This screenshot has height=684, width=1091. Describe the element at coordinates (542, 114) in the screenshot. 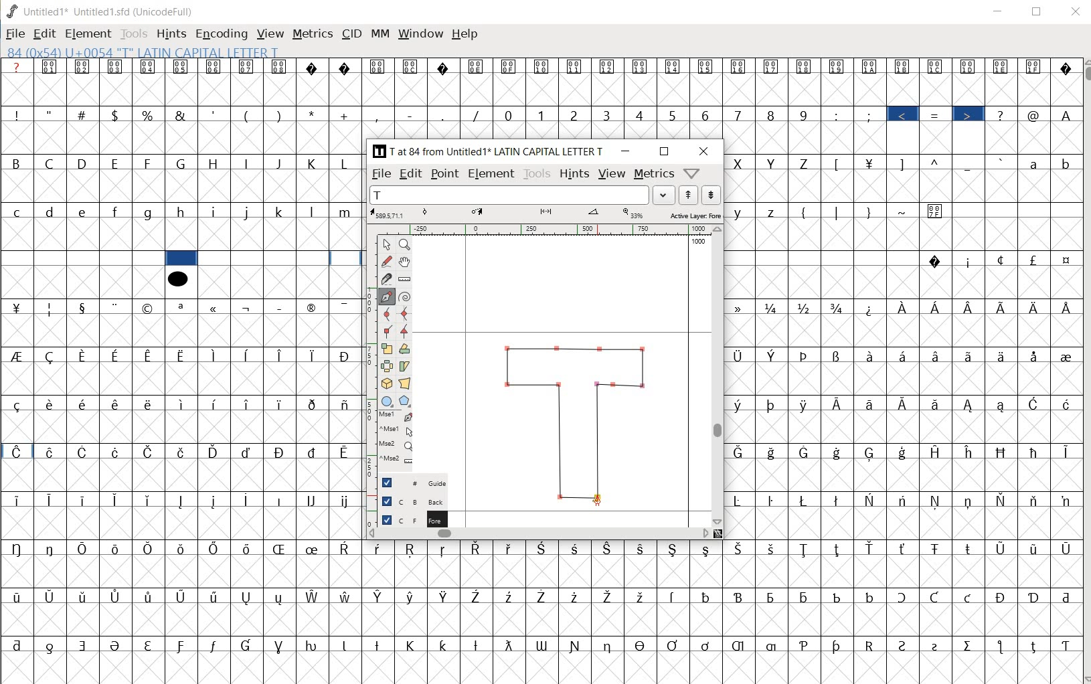

I see `1` at that location.